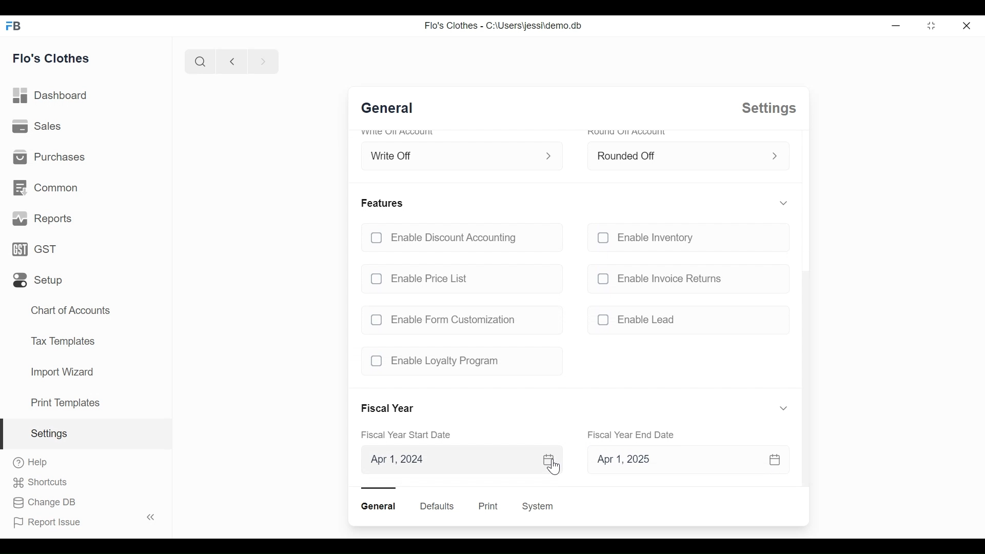 The width and height of the screenshot is (985, 554). Describe the element at coordinates (45, 483) in the screenshot. I see `Shortcuts` at that location.